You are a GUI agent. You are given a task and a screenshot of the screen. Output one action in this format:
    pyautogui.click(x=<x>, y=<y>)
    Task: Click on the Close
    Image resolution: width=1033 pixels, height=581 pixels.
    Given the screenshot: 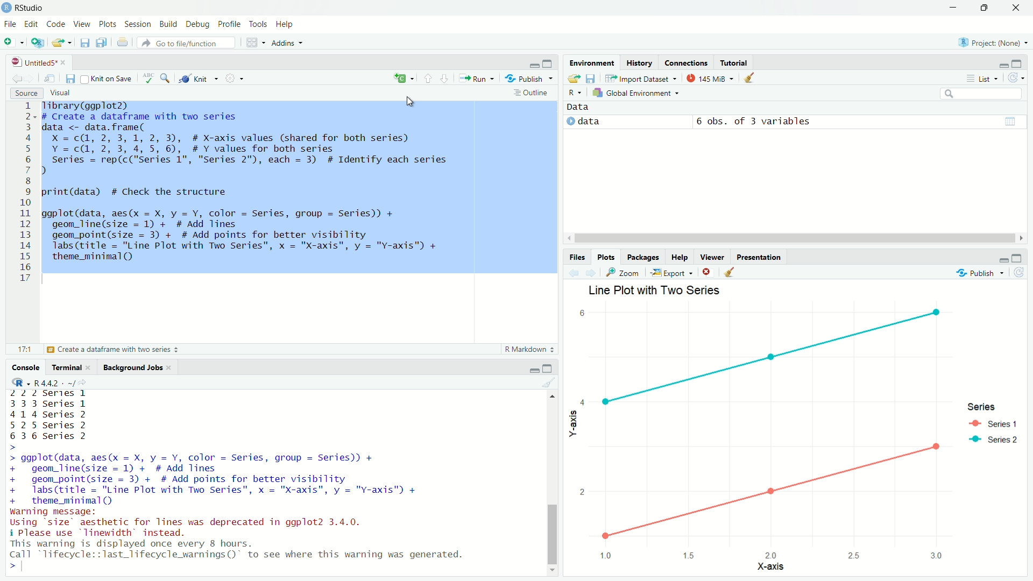 What is the action you would take?
    pyautogui.click(x=1014, y=10)
    